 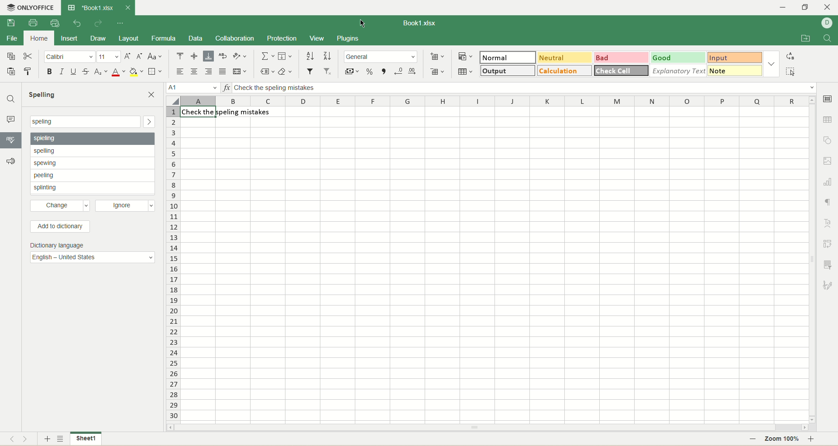 What do you see at coordinates (91, 162) in the screenshot?
I see `spell check suggestions` at bounding box center [91, 162].